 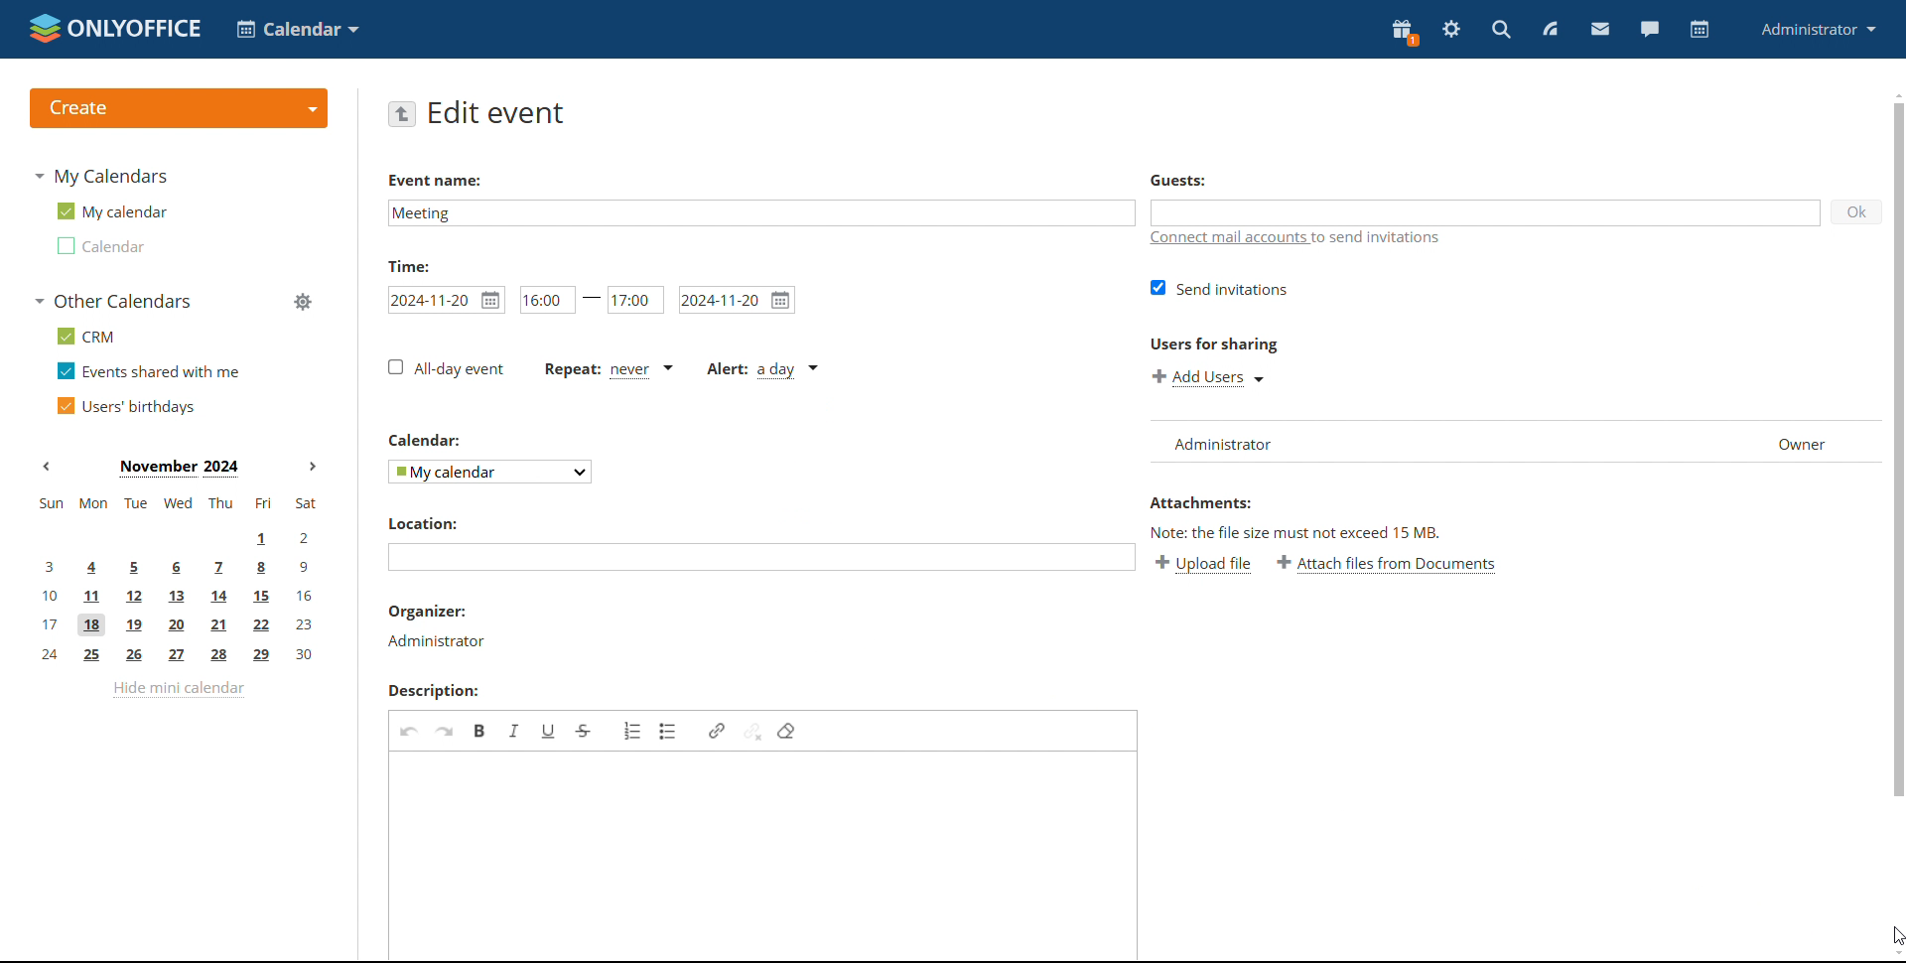 What do you see at coordinates (437, 180) in the screenshot?
I see `Event name` at bounding box center [437, 180].